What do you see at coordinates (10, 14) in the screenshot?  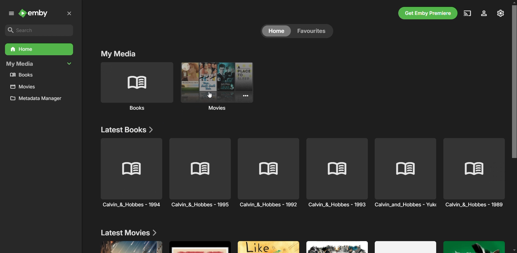 I see `Expand/Collapse` at bounding box center [10, 14].